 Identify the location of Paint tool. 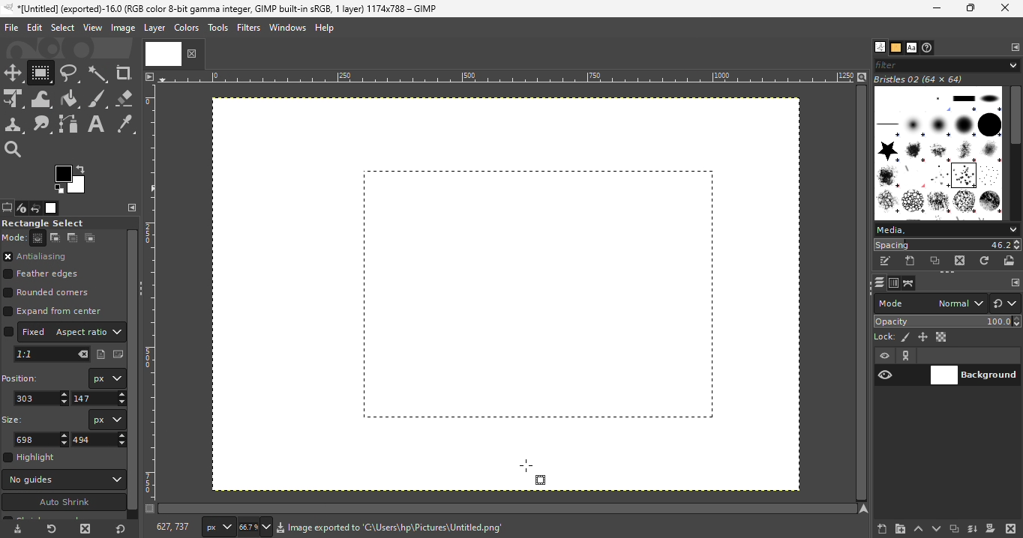
(73, 99).